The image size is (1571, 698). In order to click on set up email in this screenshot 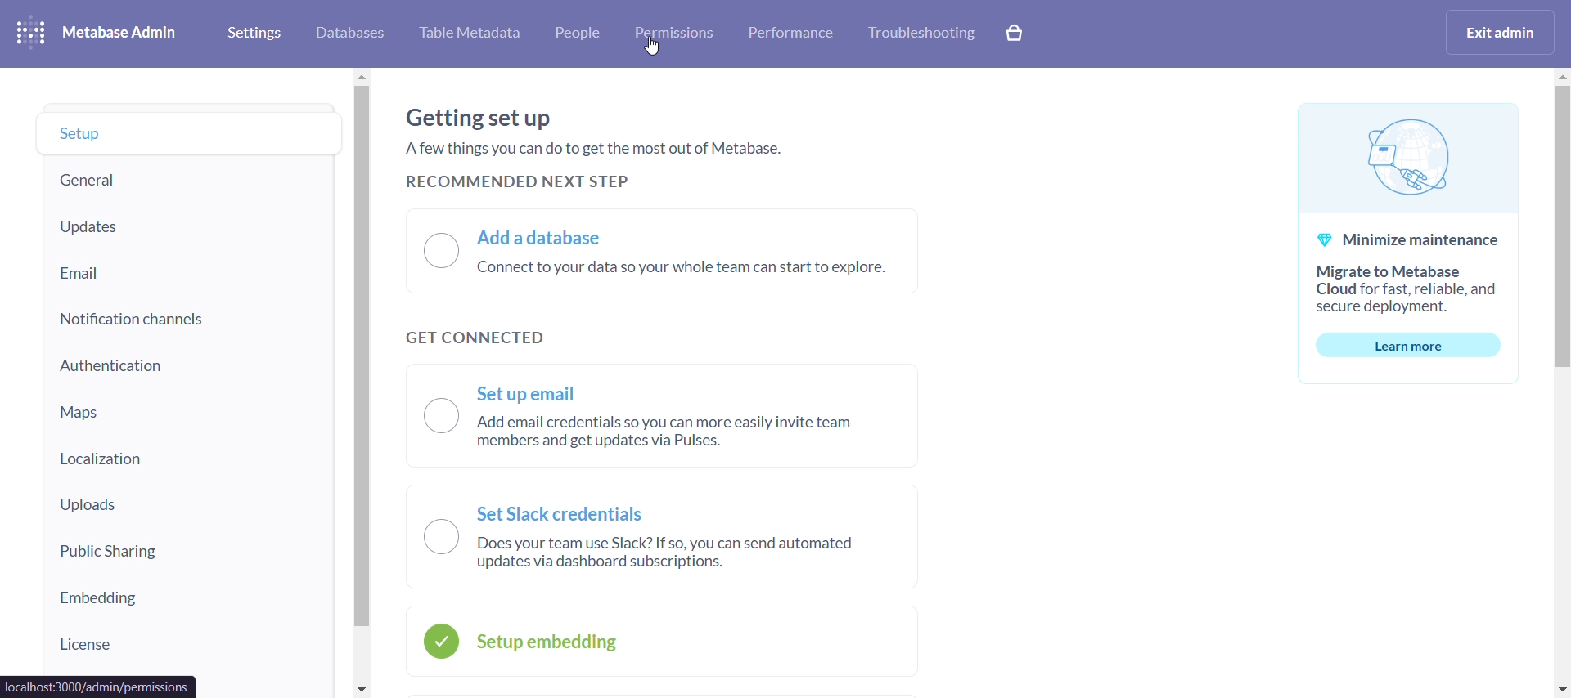, I will do `click(664, 415)`.